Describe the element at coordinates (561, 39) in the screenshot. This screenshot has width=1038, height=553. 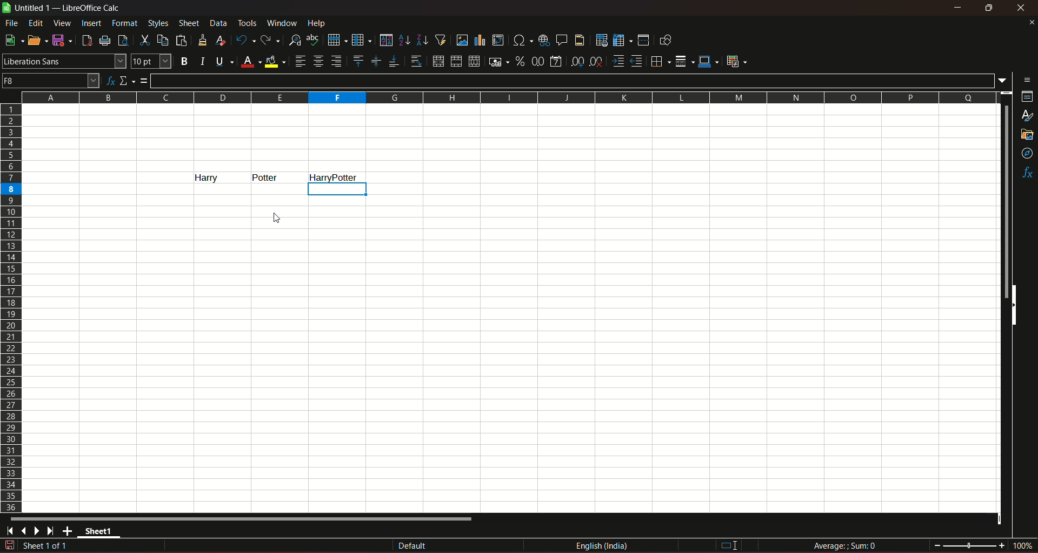
I see `insert comment` at that location.